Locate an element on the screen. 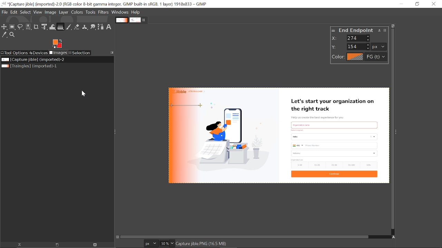 The width and height of the screenshot is (442, 248). Colors is located at coordinates (78, 12).